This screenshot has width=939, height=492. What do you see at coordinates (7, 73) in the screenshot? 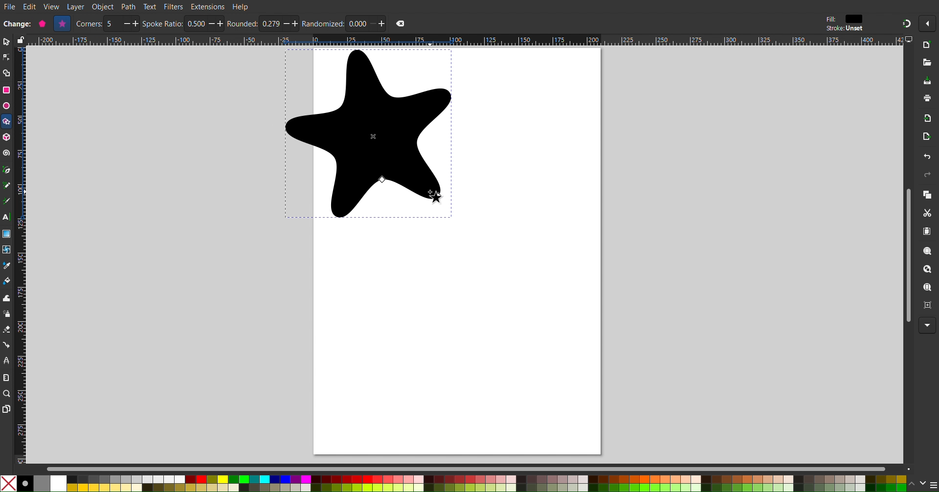
I see `Shape Builder Tool` at bounding box center [7, 73].